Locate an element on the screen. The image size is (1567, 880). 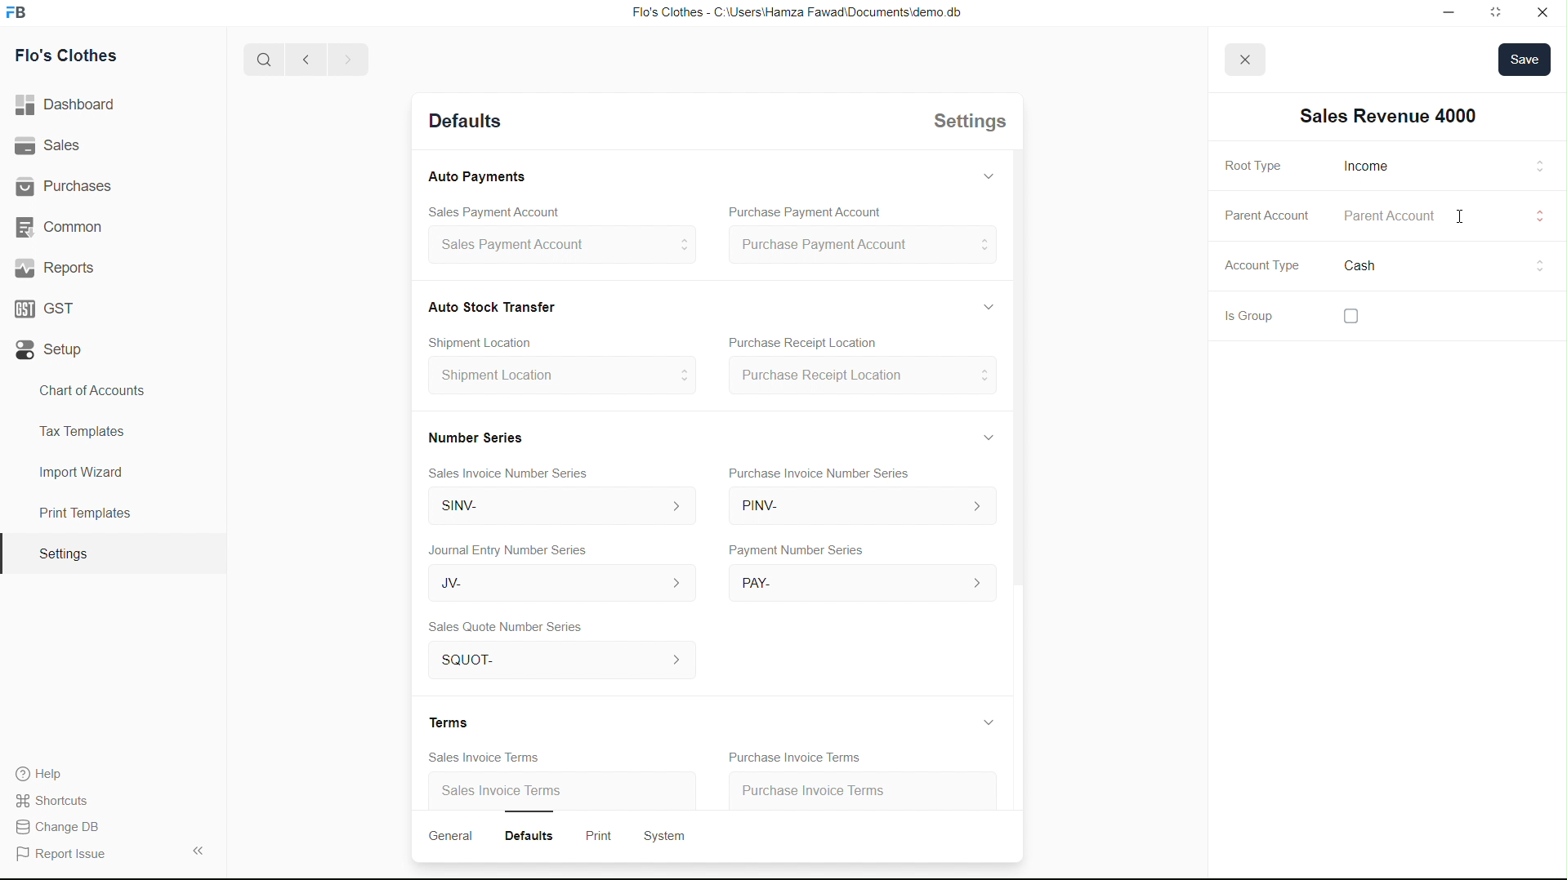
Parent Account is located at coordinates (1265, 214).